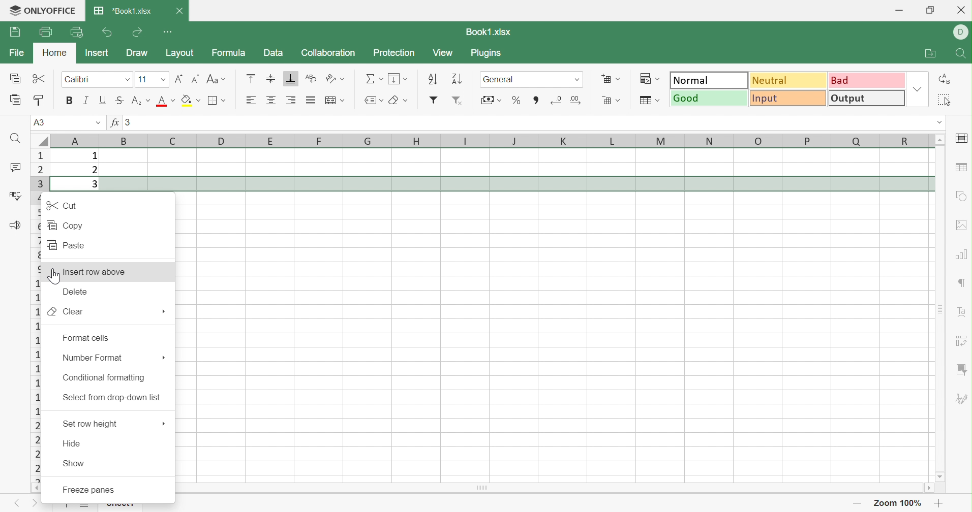 This screenshot has height=512, width=972. I want to click on Drop Down, so click(918, 89).